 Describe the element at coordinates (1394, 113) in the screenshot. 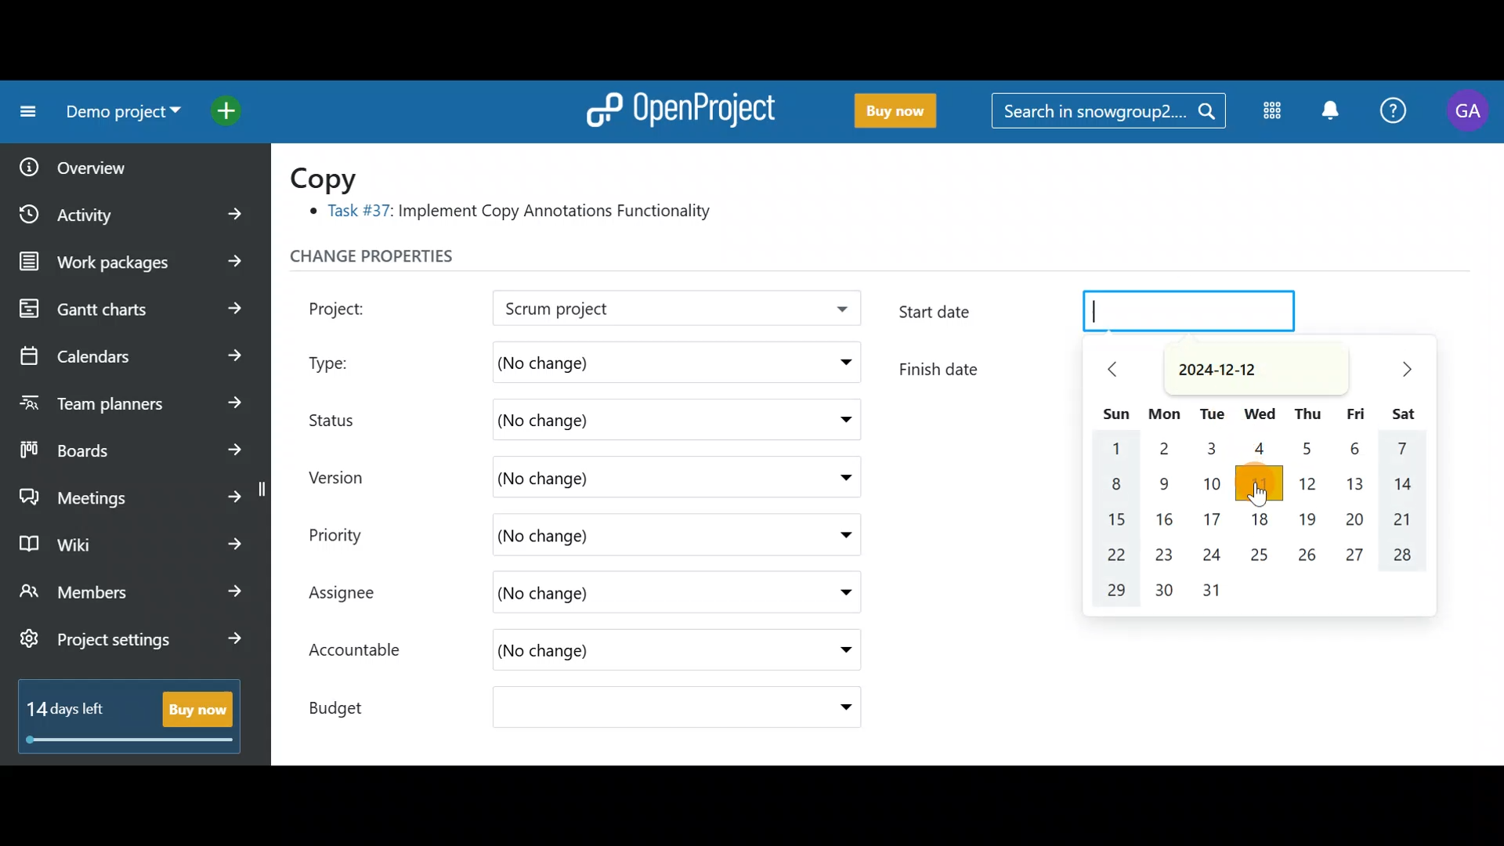

I see `Help` at that location.